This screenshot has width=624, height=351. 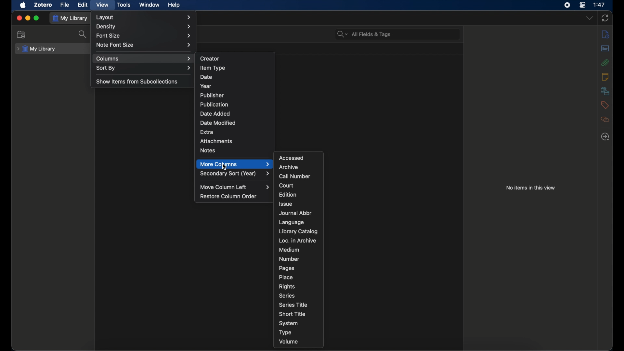 I want to click on dropdown, so click(x=590, y=18).